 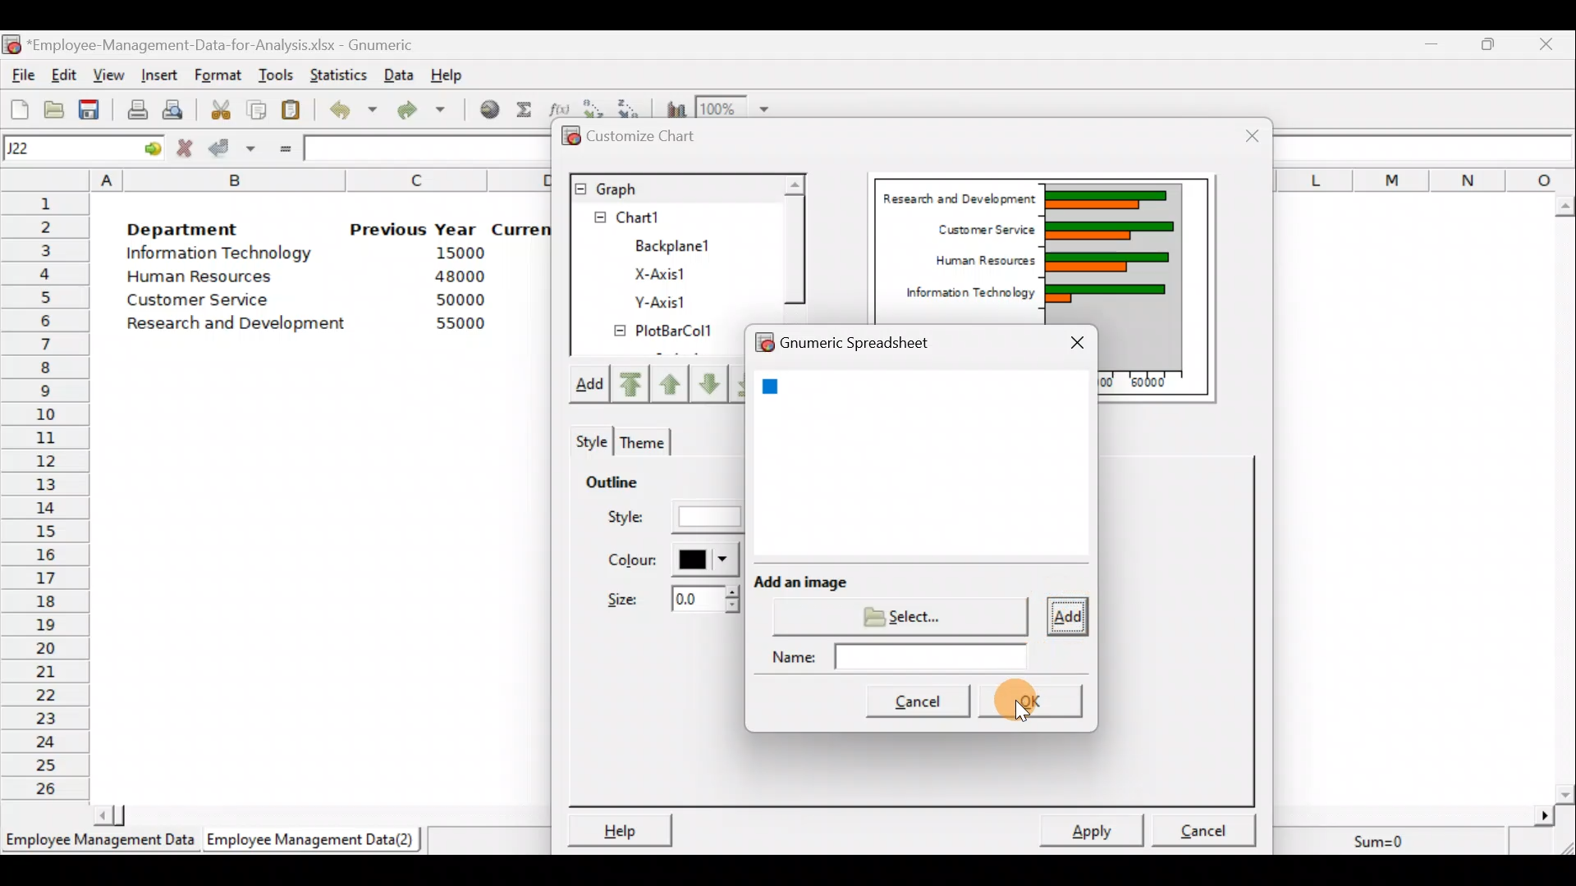 I want to click on Customer Service, so click(x=978, y=230).